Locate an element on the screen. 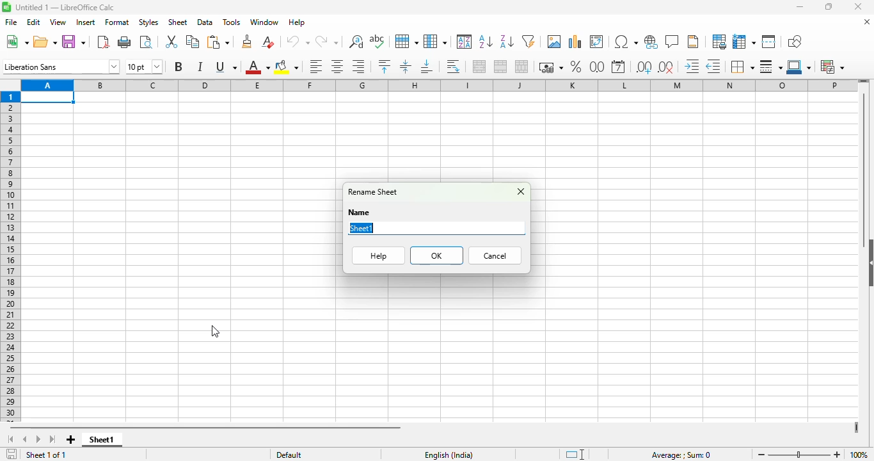  Zoom slider is located at coordinates (799, 455).